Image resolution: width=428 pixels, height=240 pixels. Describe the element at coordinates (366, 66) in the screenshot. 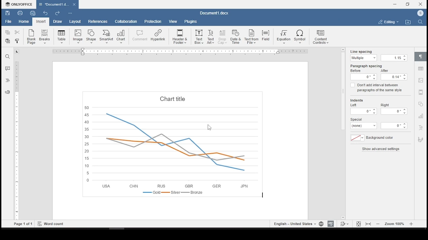

I see `paragraph spacing` at that location.